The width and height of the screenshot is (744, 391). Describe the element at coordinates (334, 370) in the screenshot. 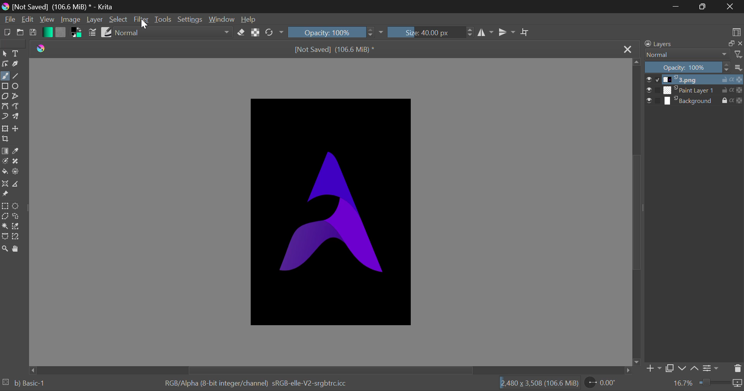

I see `Scroll Bar` at that location.